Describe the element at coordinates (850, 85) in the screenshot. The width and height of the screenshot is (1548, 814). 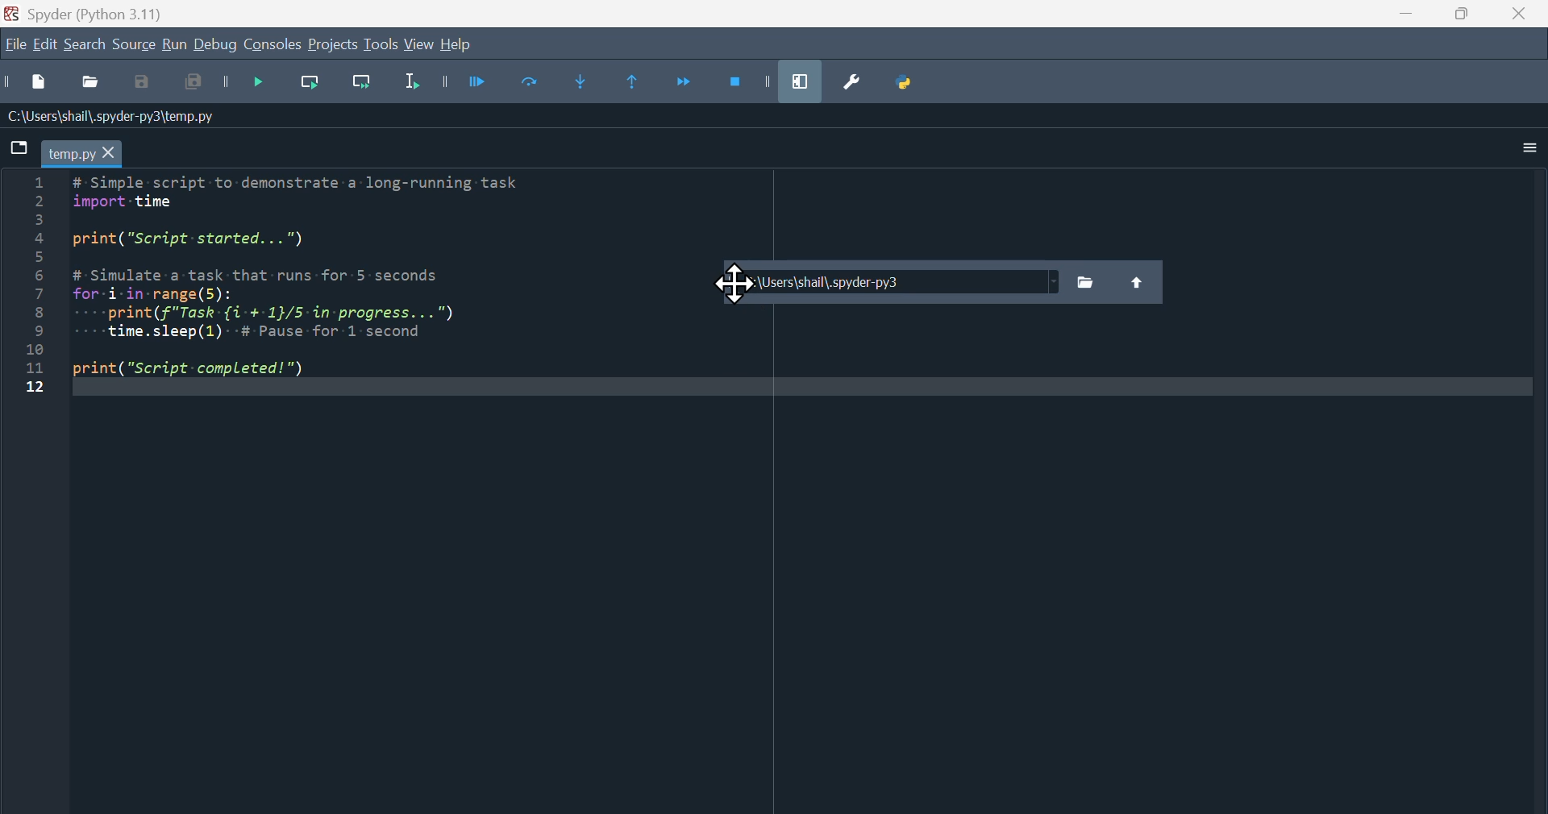
I see `Preferences` at that location.